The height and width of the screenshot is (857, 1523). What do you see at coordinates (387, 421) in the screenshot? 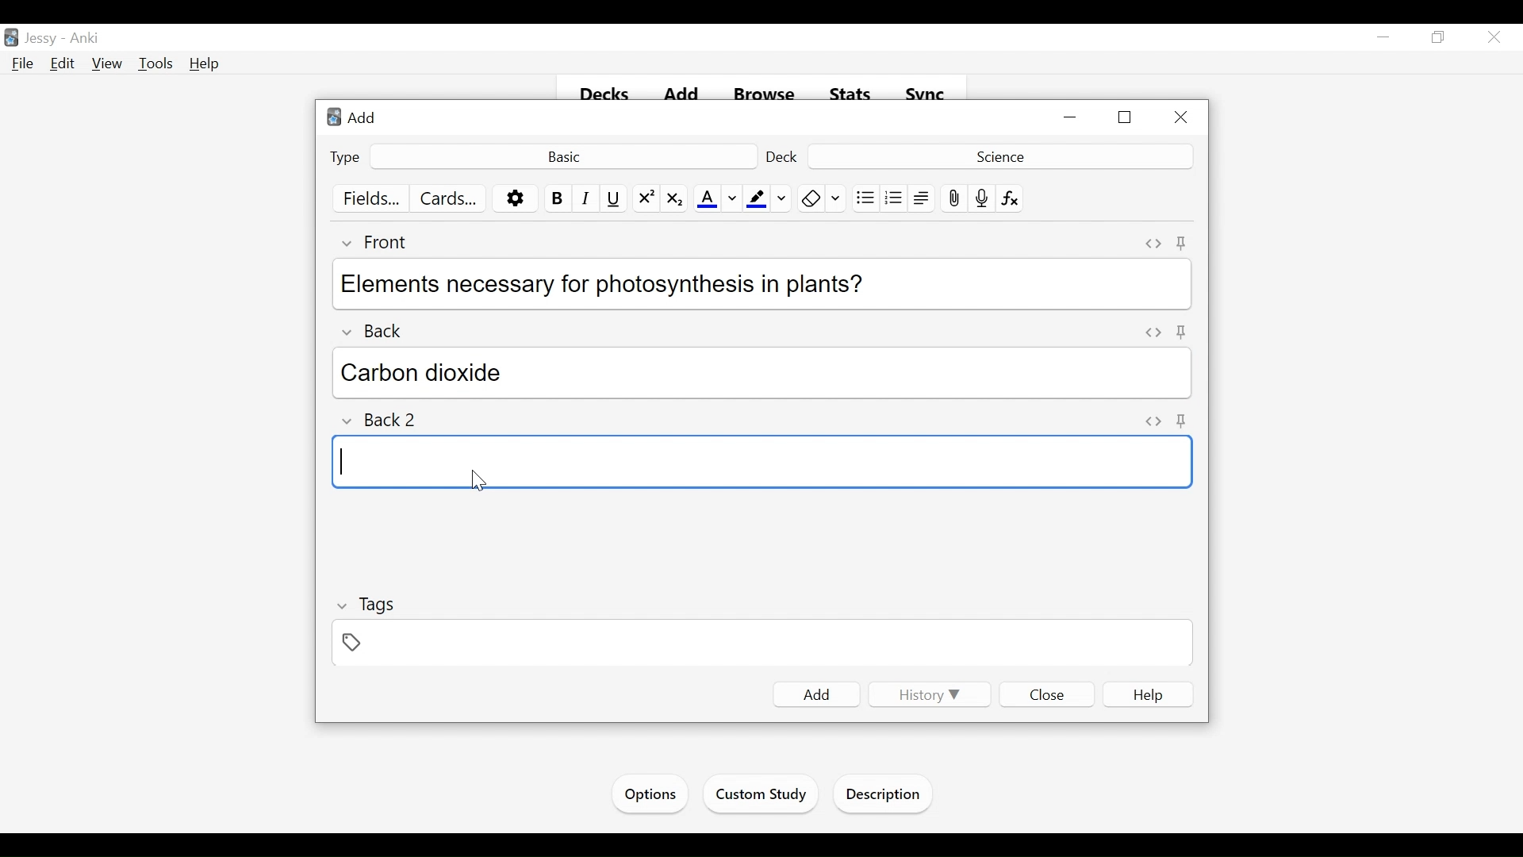
I see `Back 2` at bounding box center [387, 421].